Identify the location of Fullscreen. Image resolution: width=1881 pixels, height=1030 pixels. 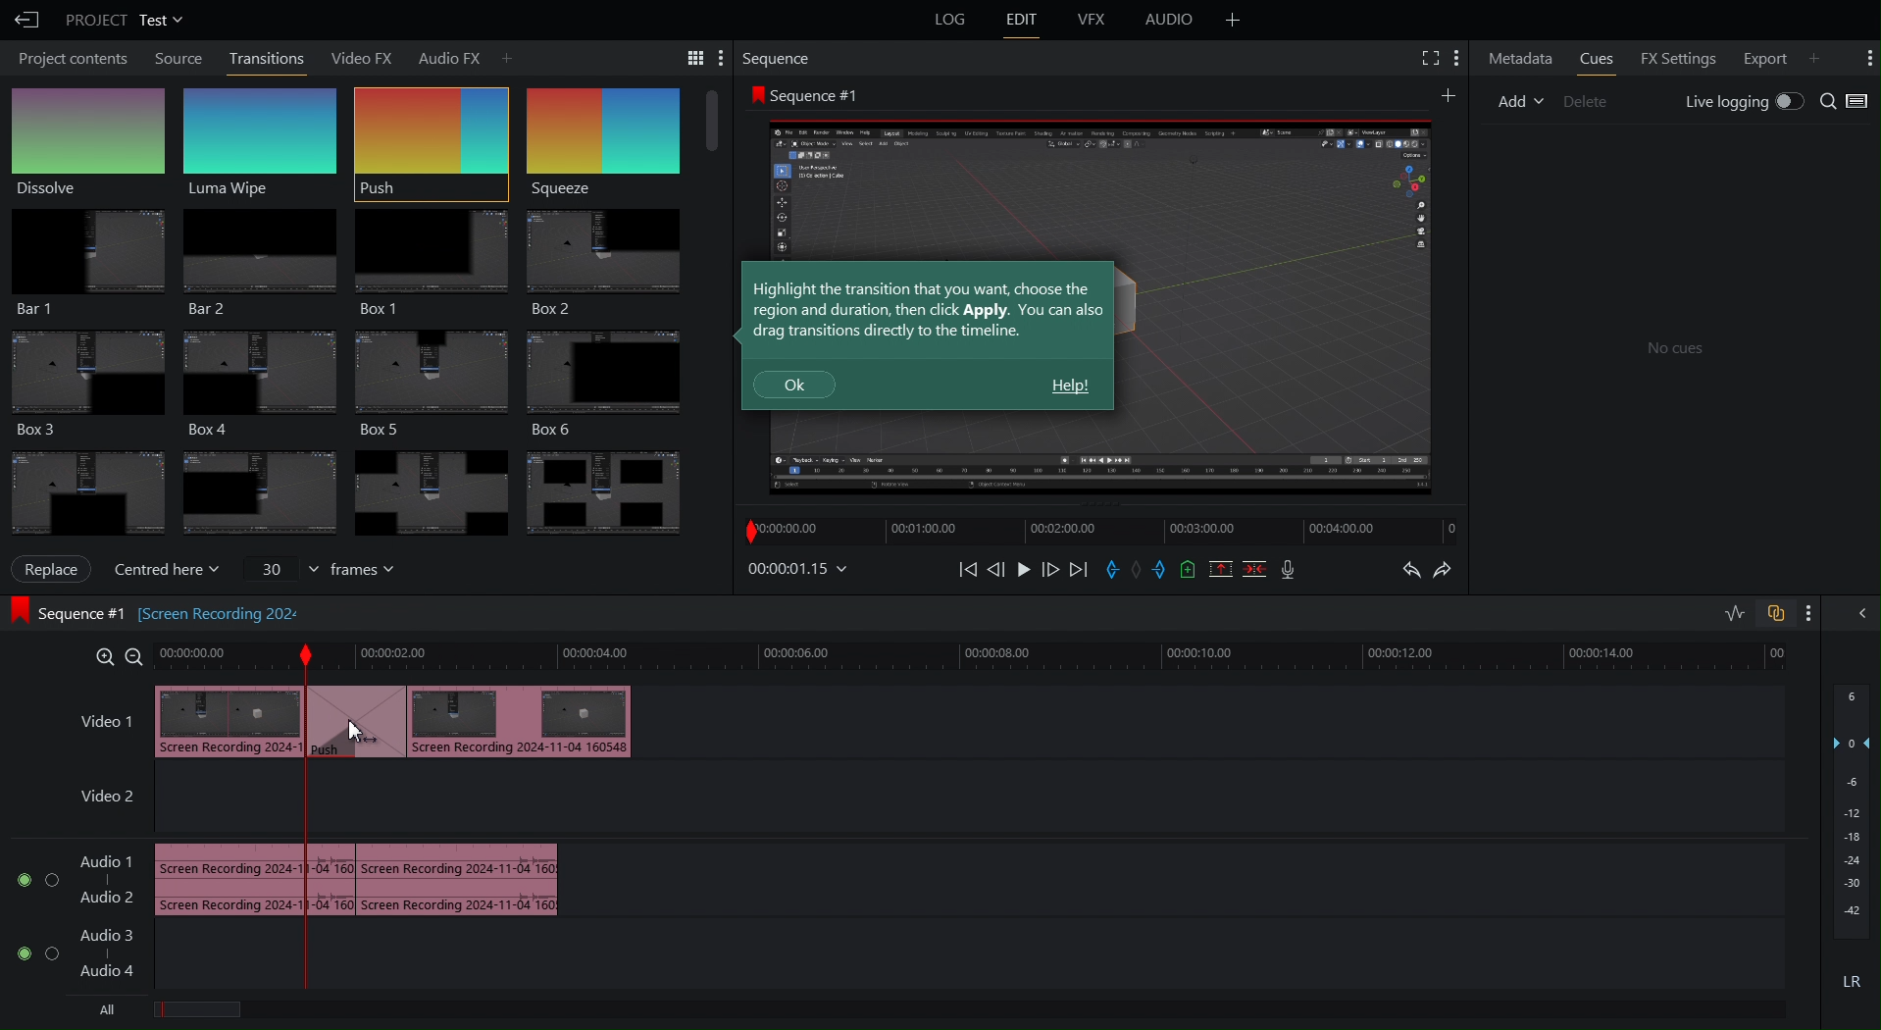
(1427, 56).